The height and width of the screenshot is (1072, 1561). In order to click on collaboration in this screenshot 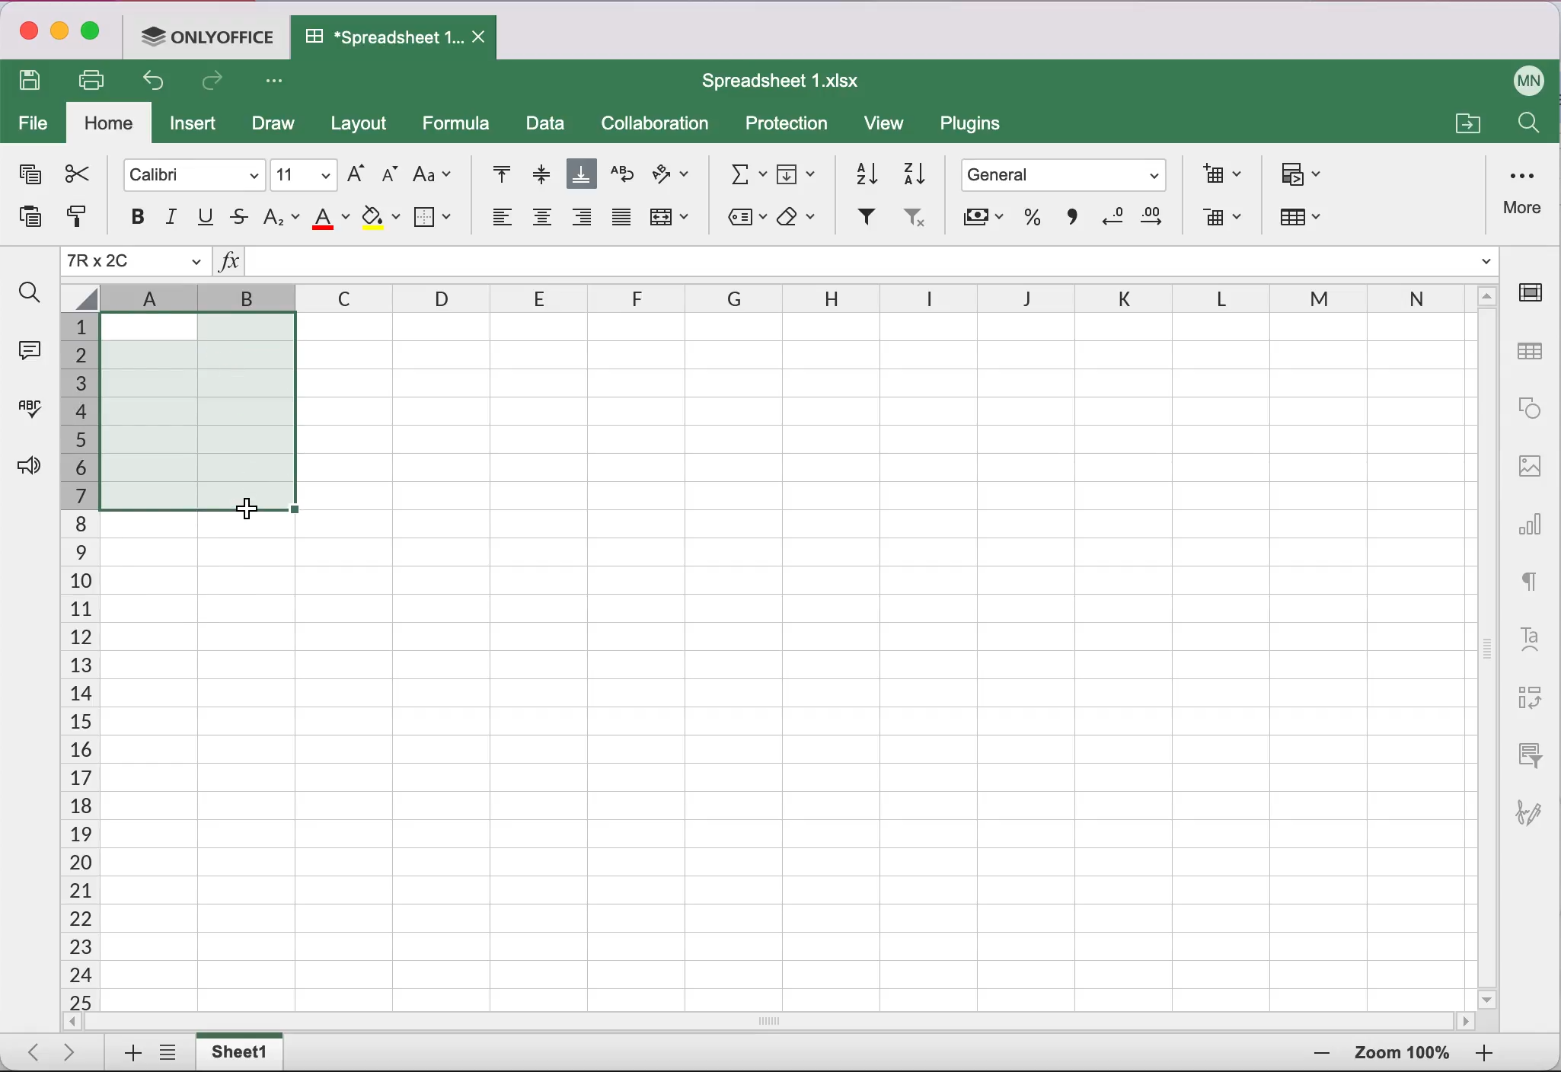, I will do `click(662, 124)`.